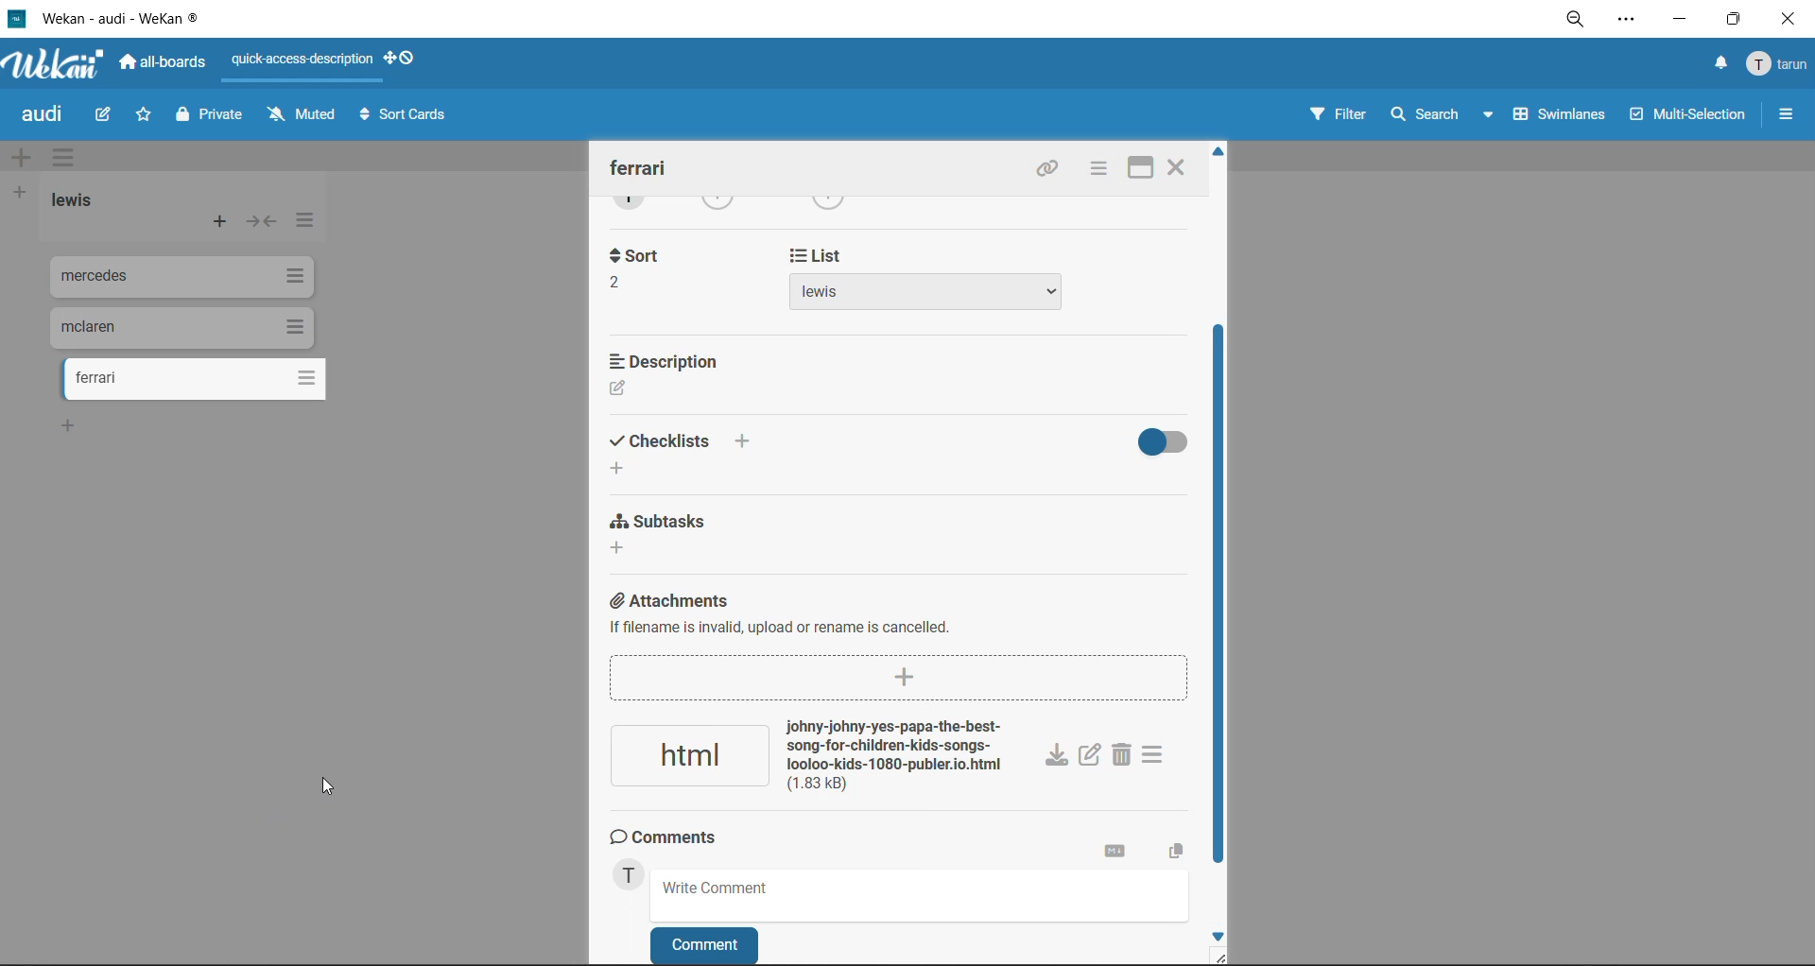 The width and height of the screenshot is (1815, 966). I want to click on subtasks, so click(668, 535).